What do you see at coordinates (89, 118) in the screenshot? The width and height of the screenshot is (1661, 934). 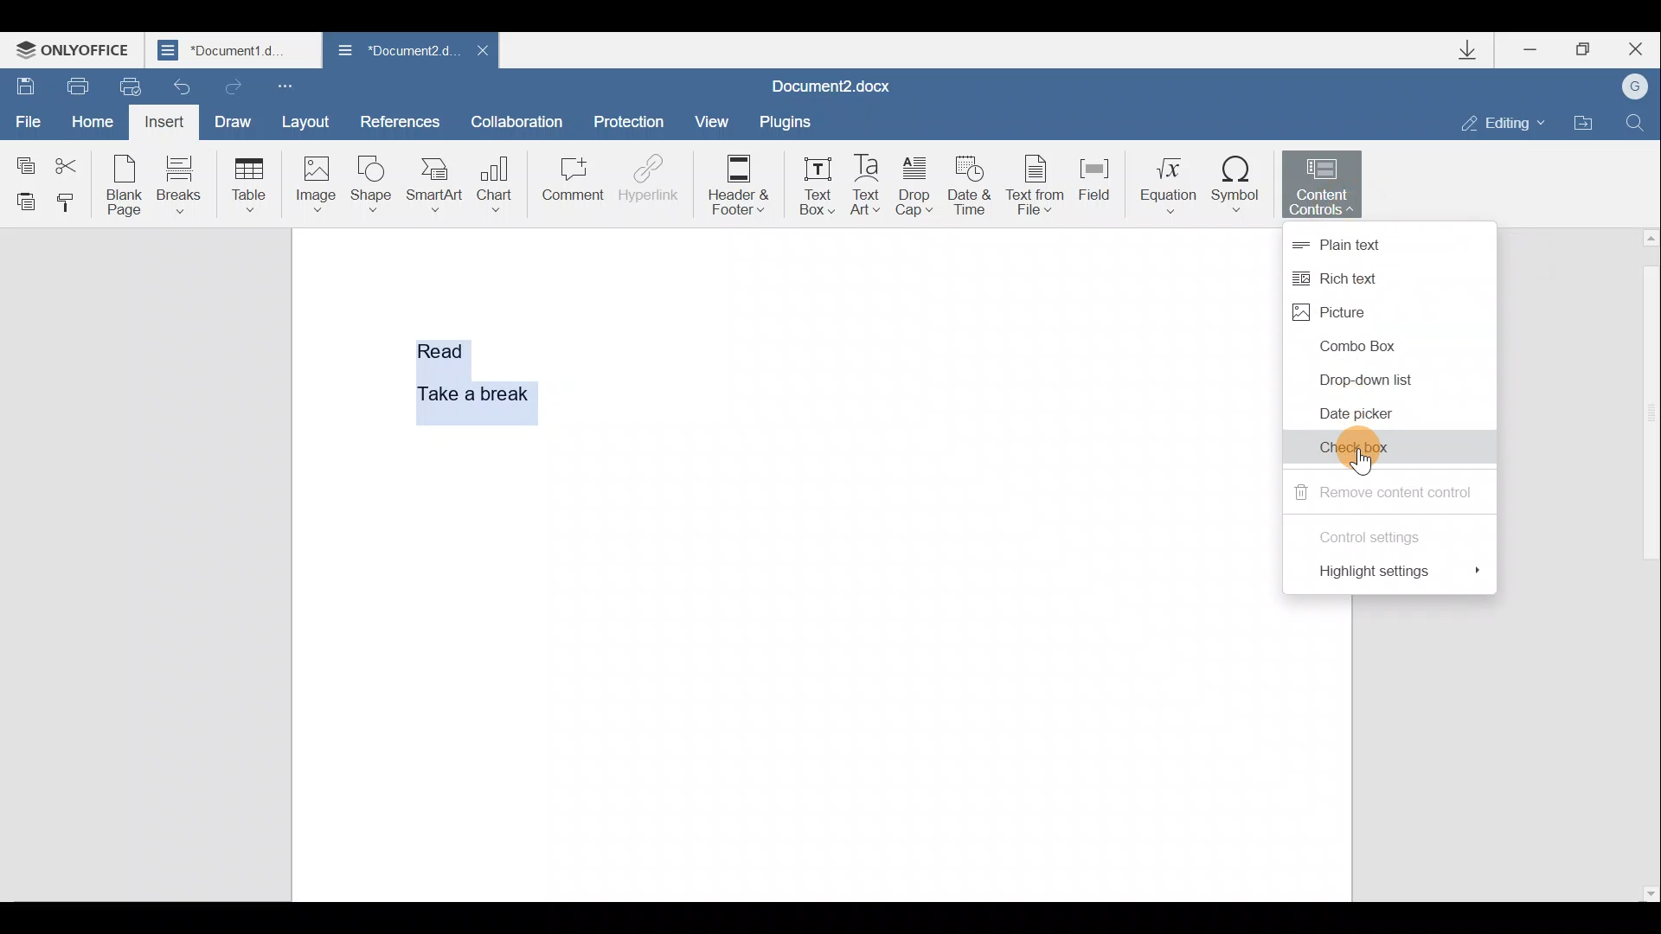 I see `Home` at bounding box center [89, 118].